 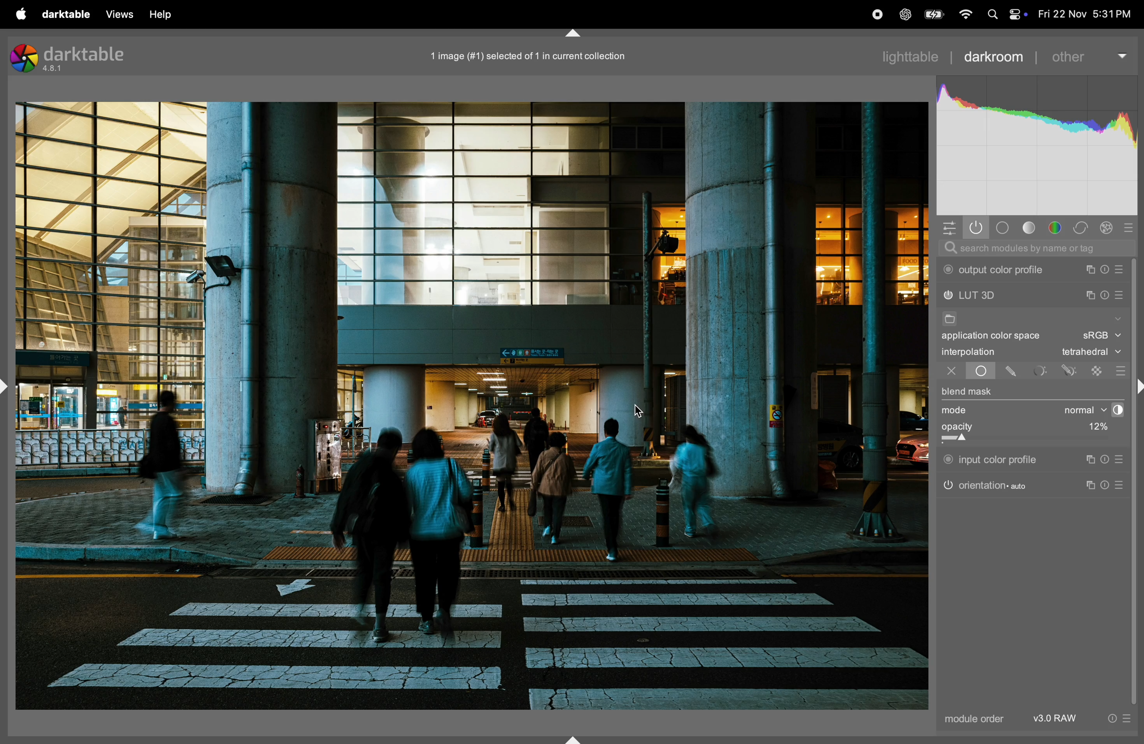 I want to click on darktable version, so click(x=74, y=57).